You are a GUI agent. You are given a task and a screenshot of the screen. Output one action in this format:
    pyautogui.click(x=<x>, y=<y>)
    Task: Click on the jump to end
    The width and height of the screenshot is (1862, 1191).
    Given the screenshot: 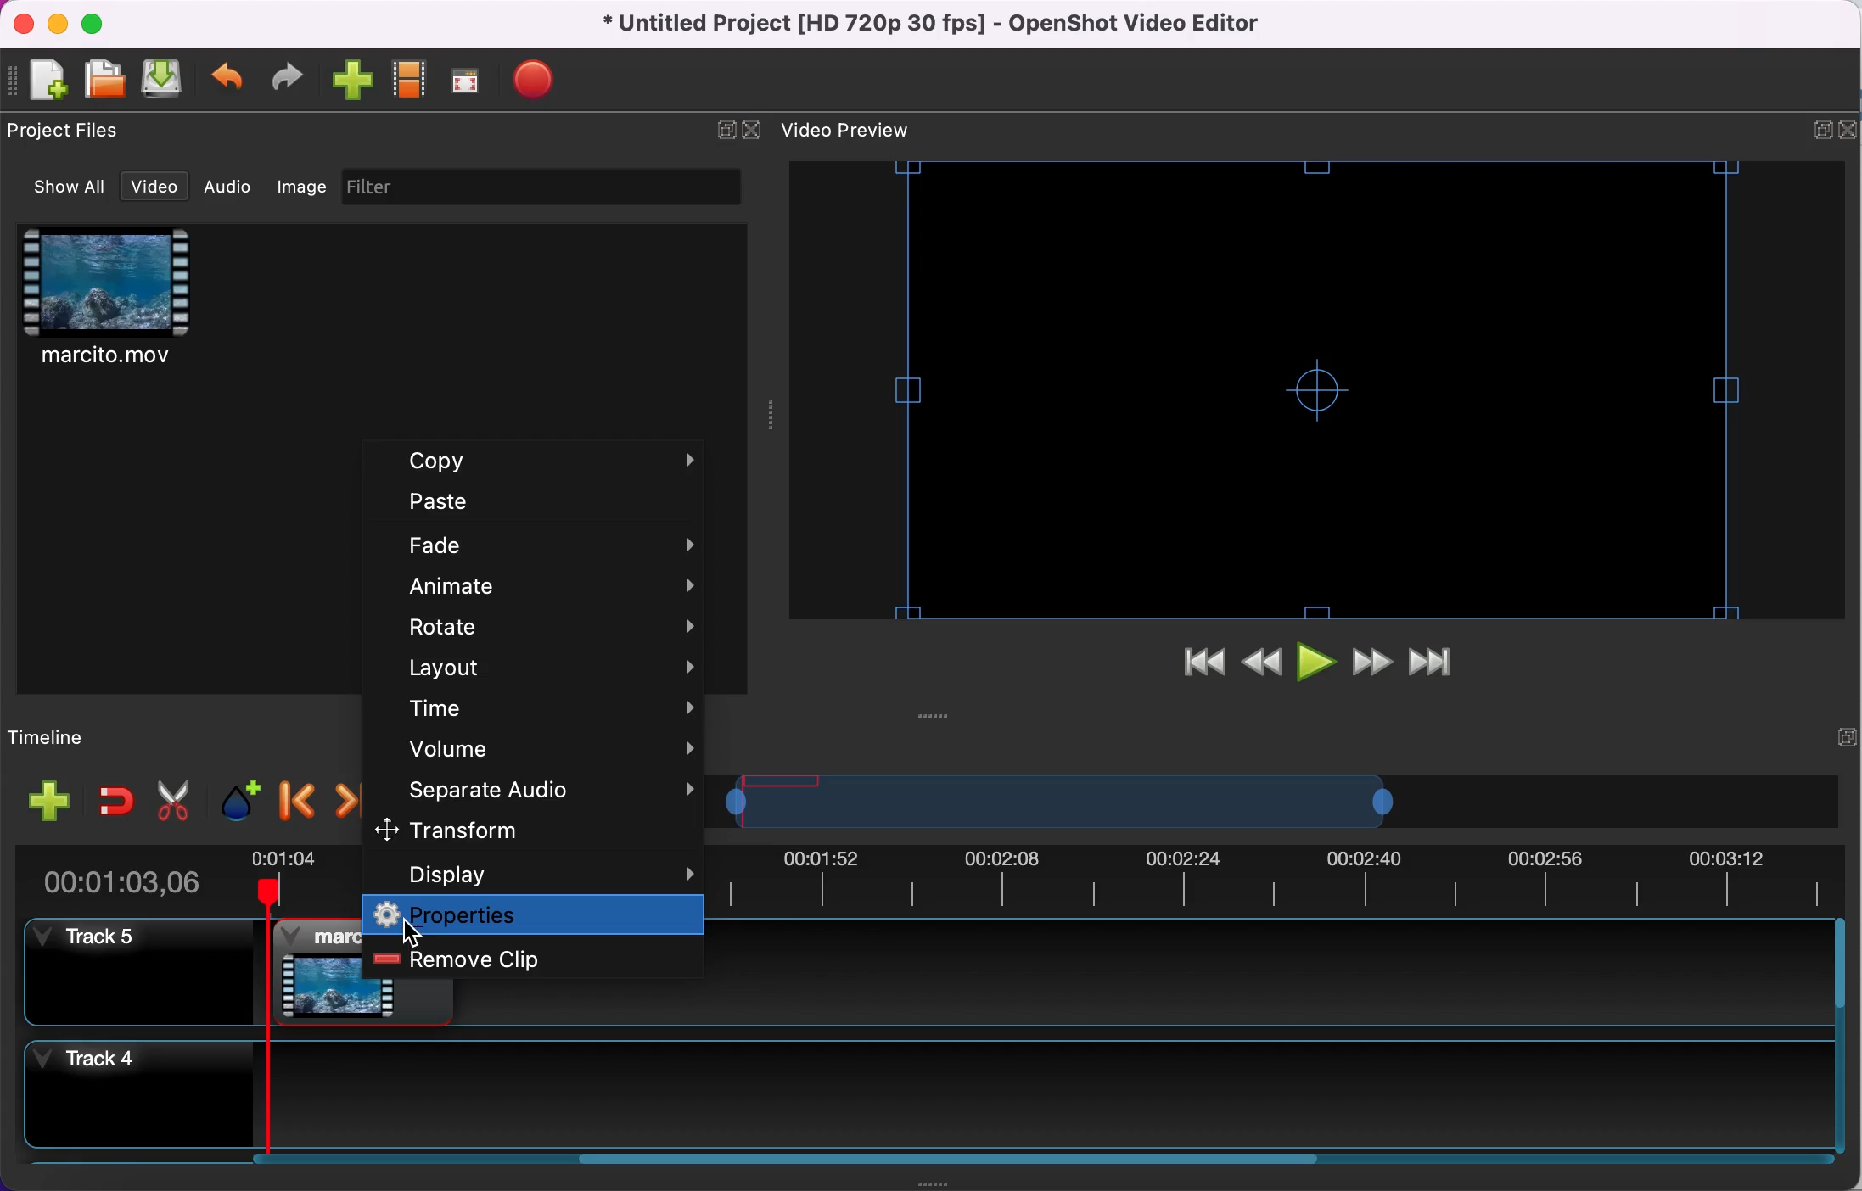 What is the action you would take?
    pyautogui.click(x=1429, y=663)
    